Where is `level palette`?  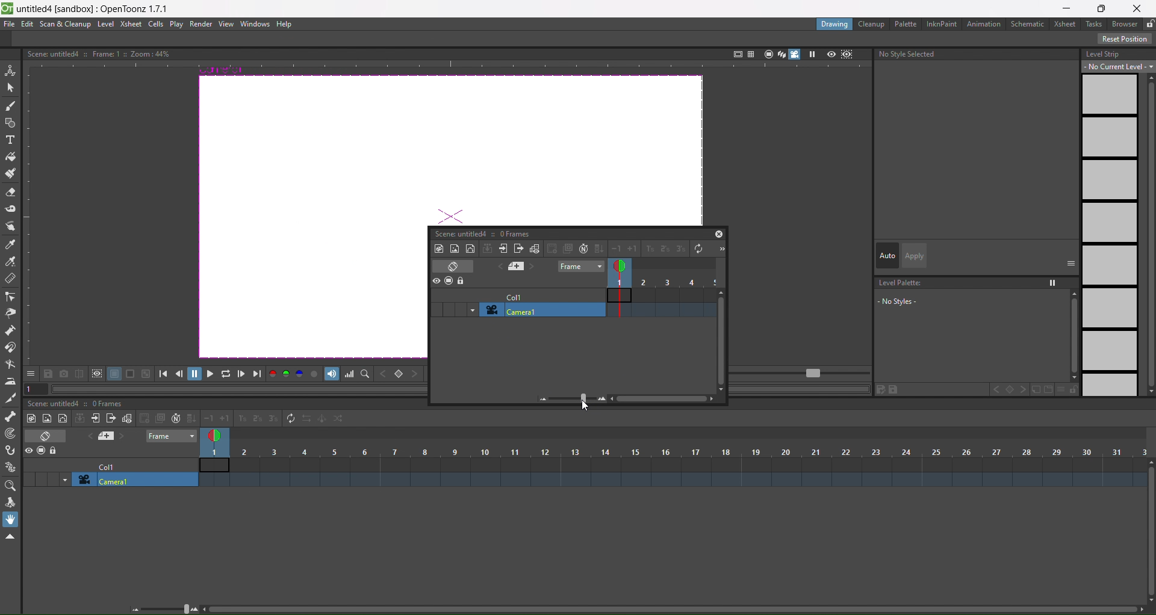
level palette is located at coordinates (974, 302).